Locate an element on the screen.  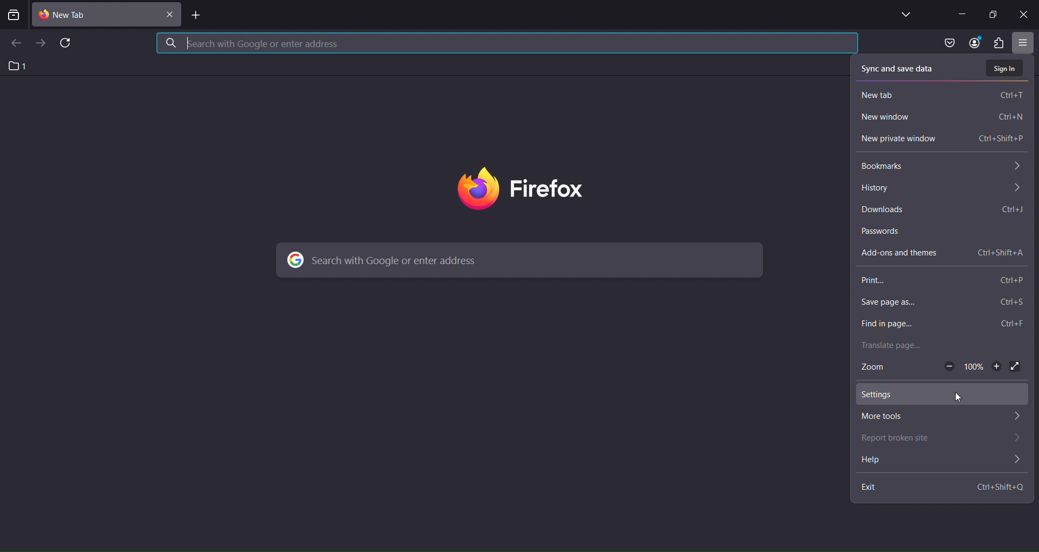
add ons and themes is located at coordinates (943, 249).